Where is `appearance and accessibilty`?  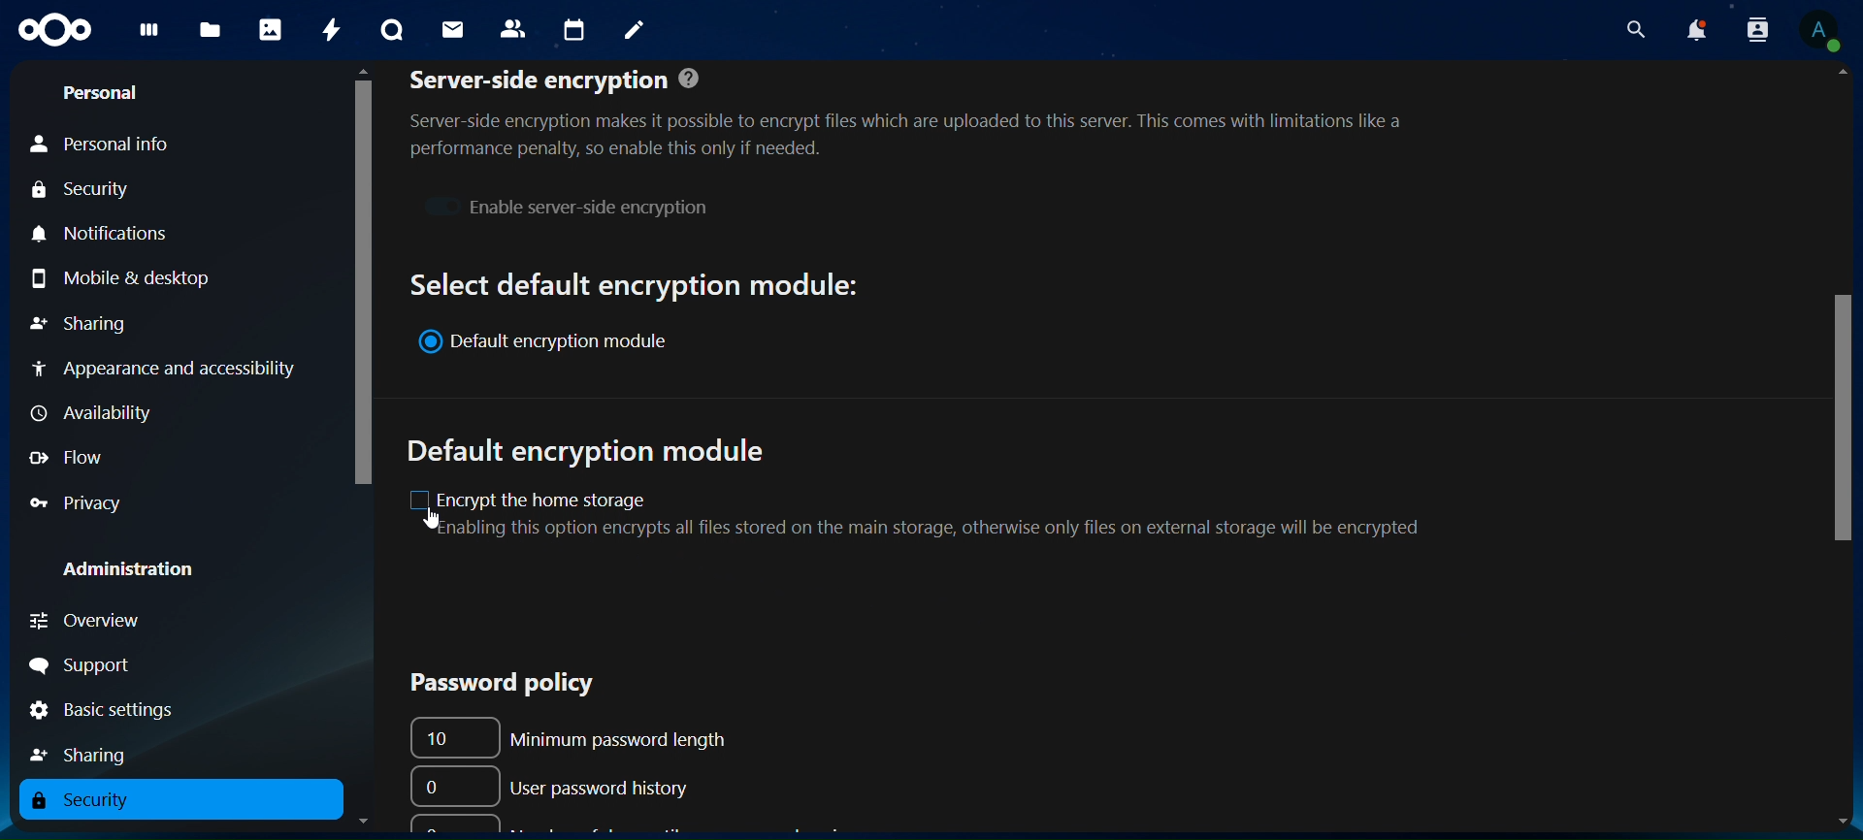 appearance and accessibilty is located at coordinates (169, 368).